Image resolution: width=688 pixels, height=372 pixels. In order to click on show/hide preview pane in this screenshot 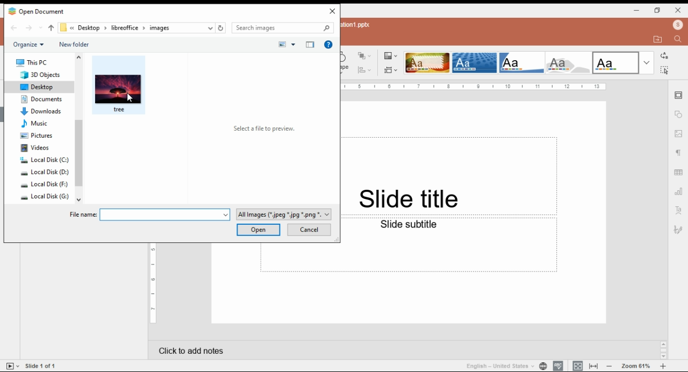, I will do `click(310, 45)`.